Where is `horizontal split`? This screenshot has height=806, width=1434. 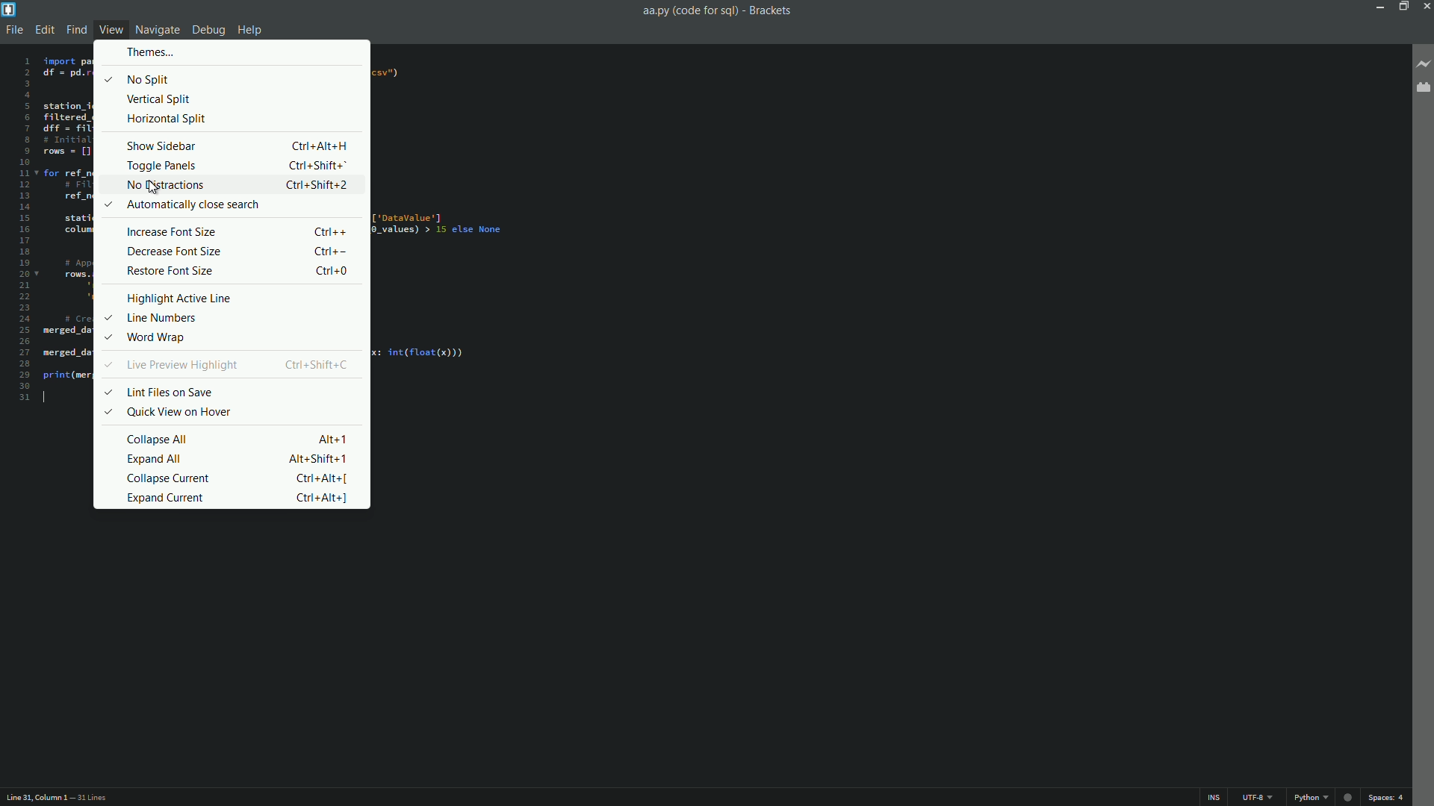 horizontal split is located at coordinates (229, 118).